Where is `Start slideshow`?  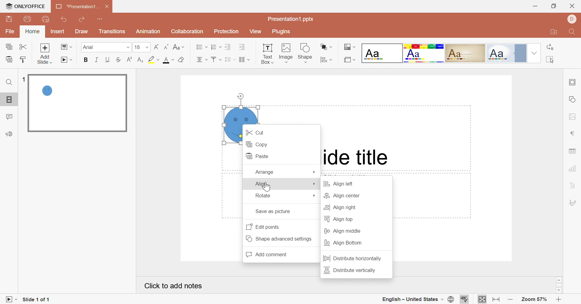
Start slideshow is located at coordinates (68, 60).